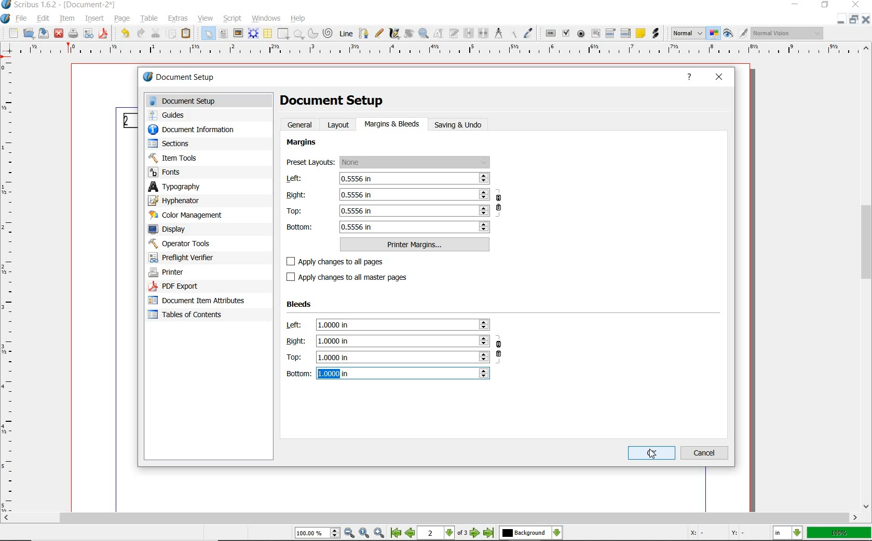  I want to click on preflight verifier, so click(184, 259).